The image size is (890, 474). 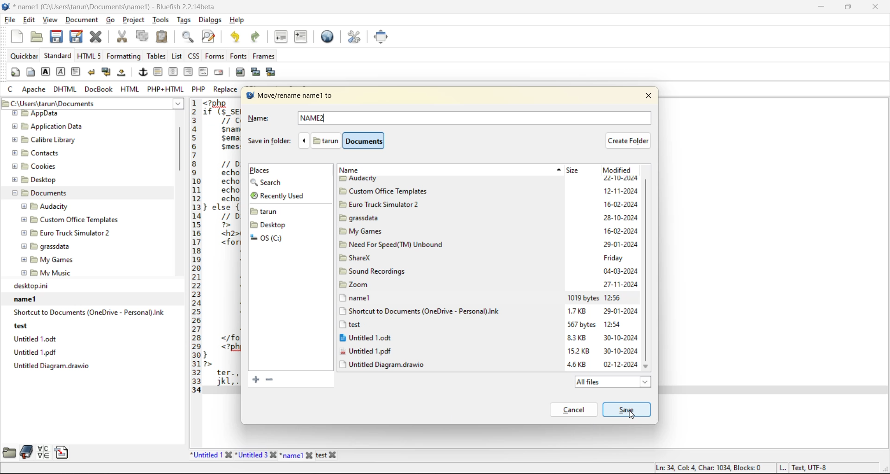 What do you see at coordinates (124, 58) in the screenshot?
I see `formatting` at bounding box center [124, 58].